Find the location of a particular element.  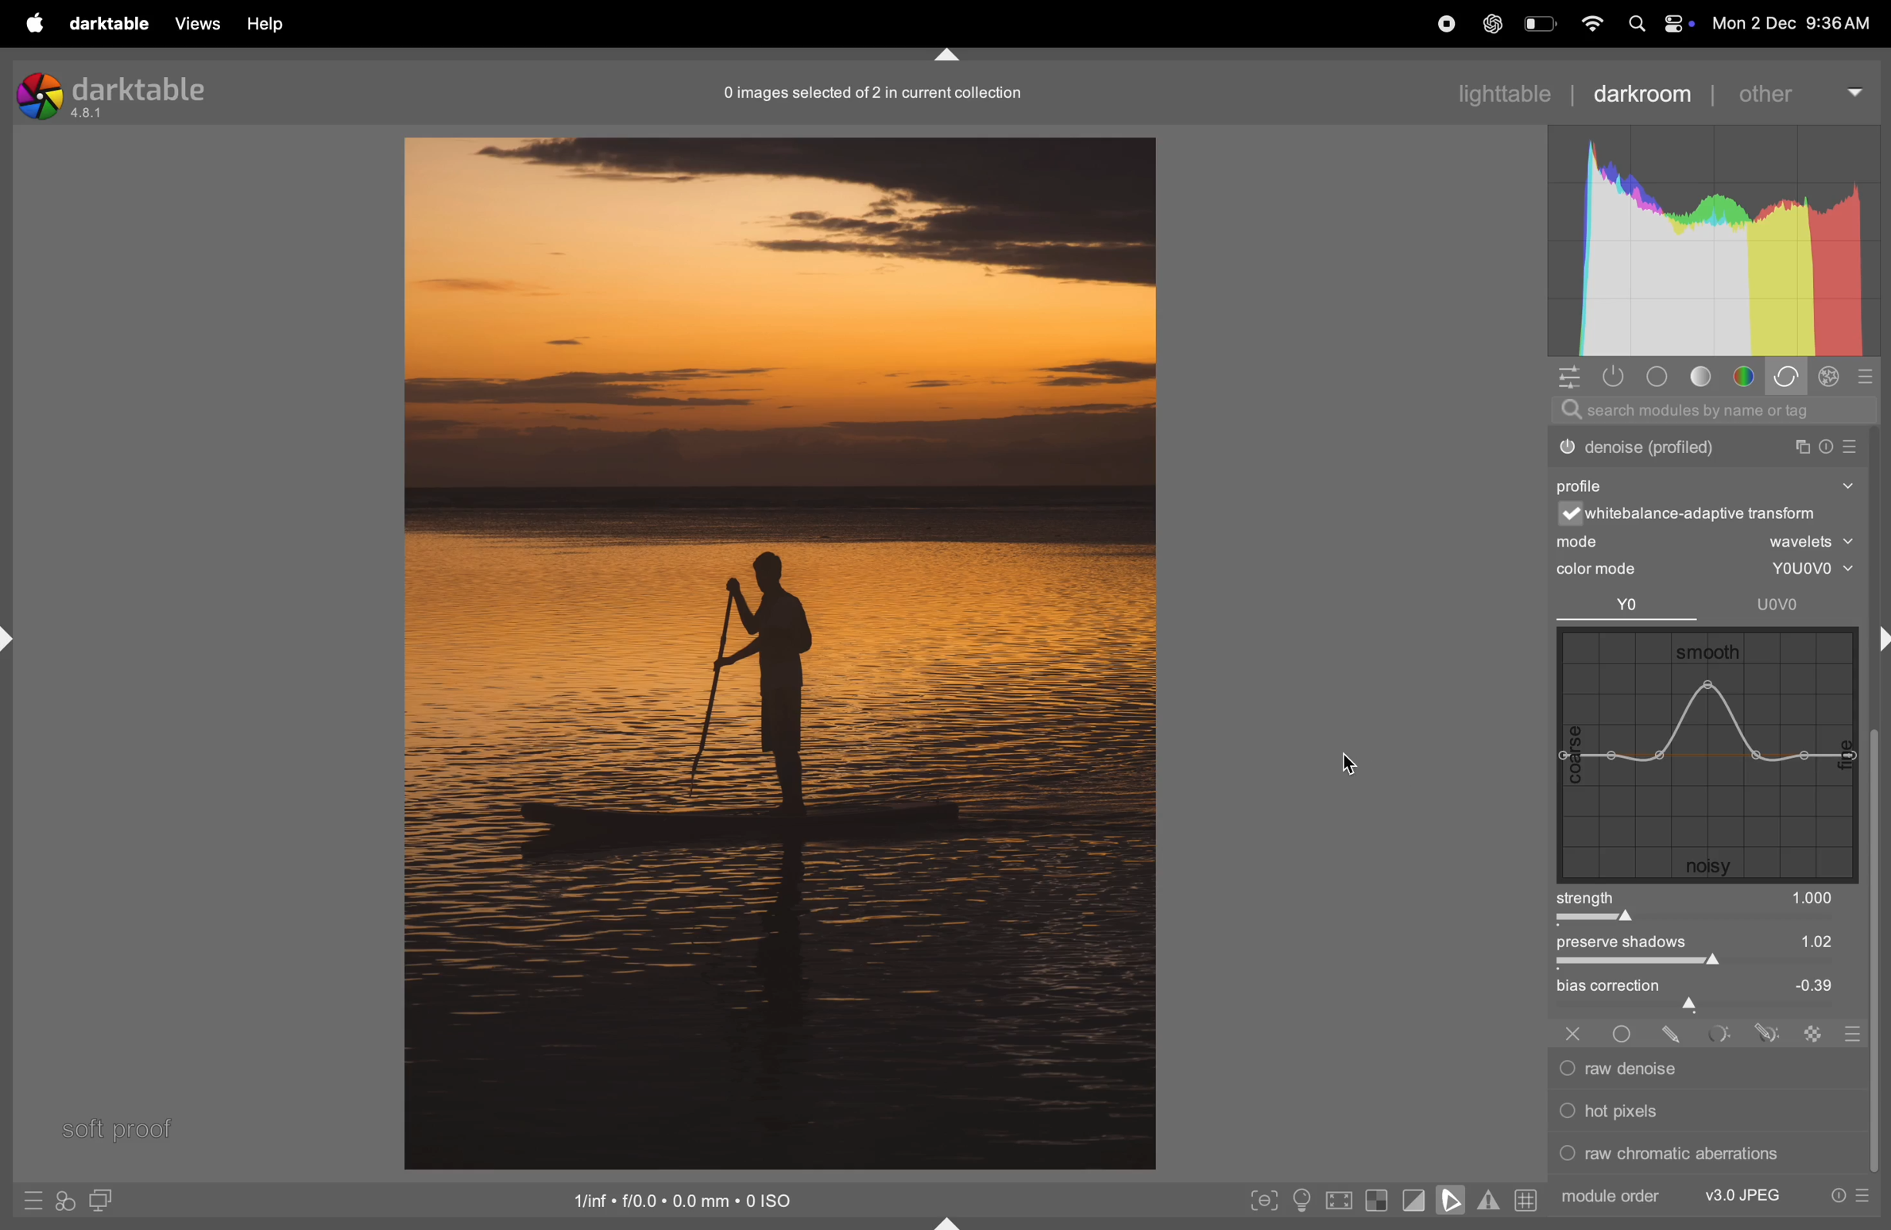

sign is located at coordinates (1831, 379).